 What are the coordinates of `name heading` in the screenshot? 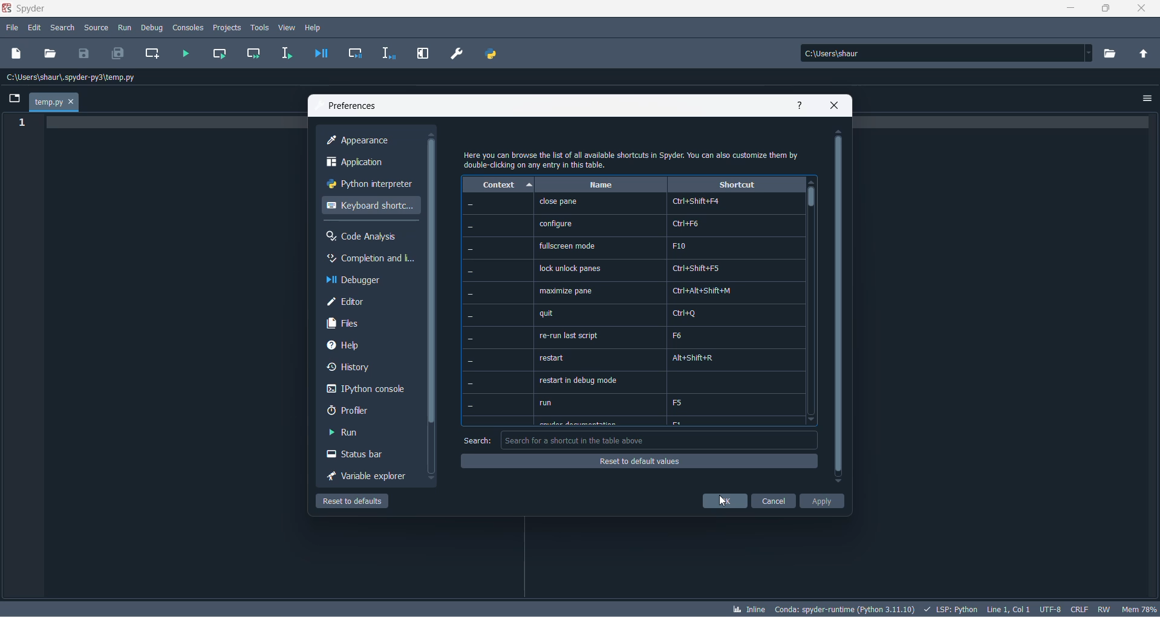 It's located at (601, 185).